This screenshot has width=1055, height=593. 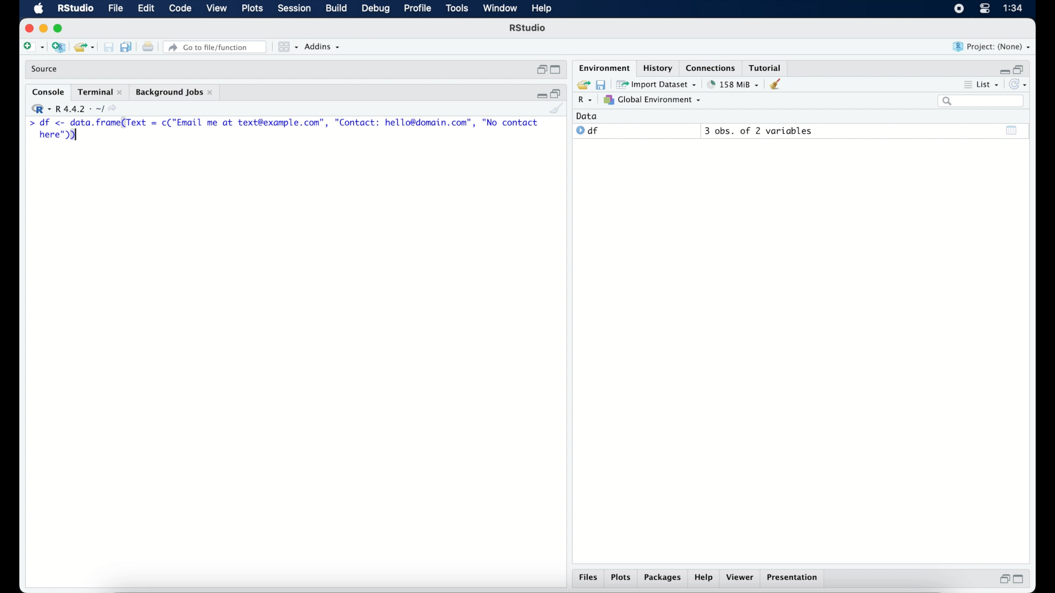 I want to click on background jobs, so click(x=176, y=93).